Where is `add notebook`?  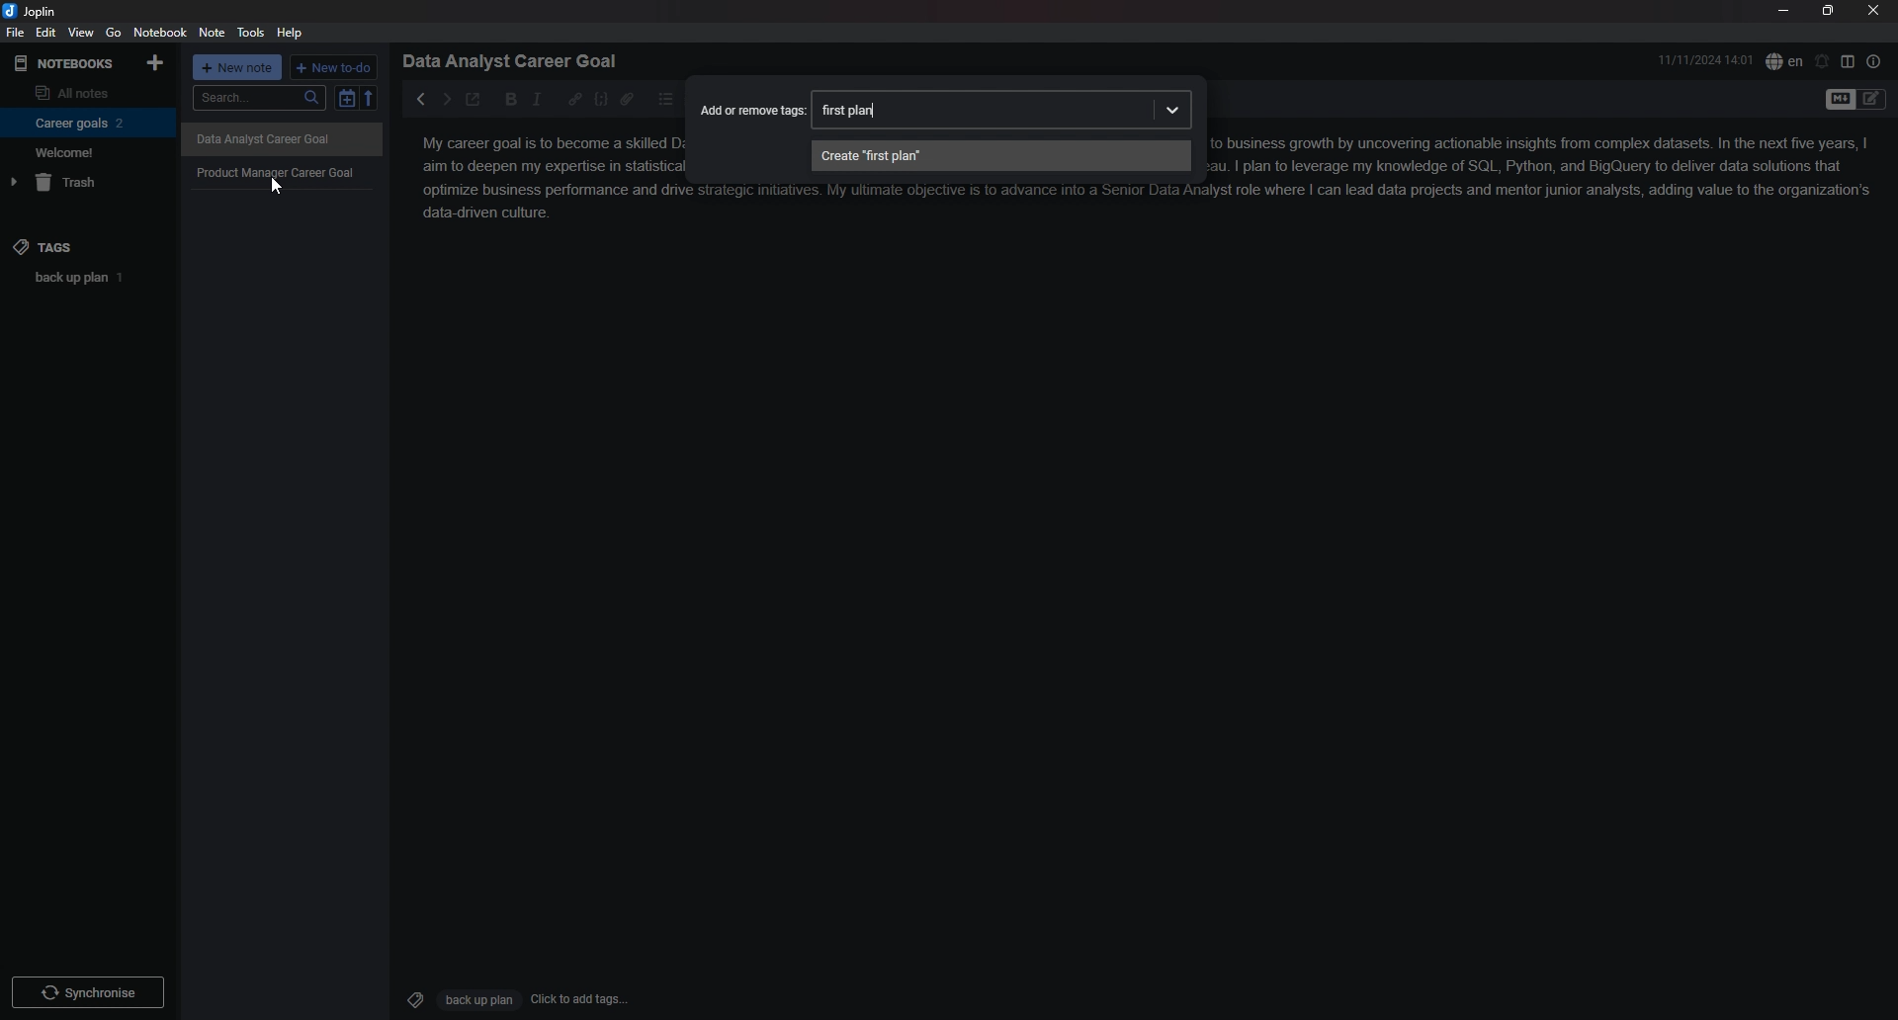
add notebook is located at coordinates (157, 62).